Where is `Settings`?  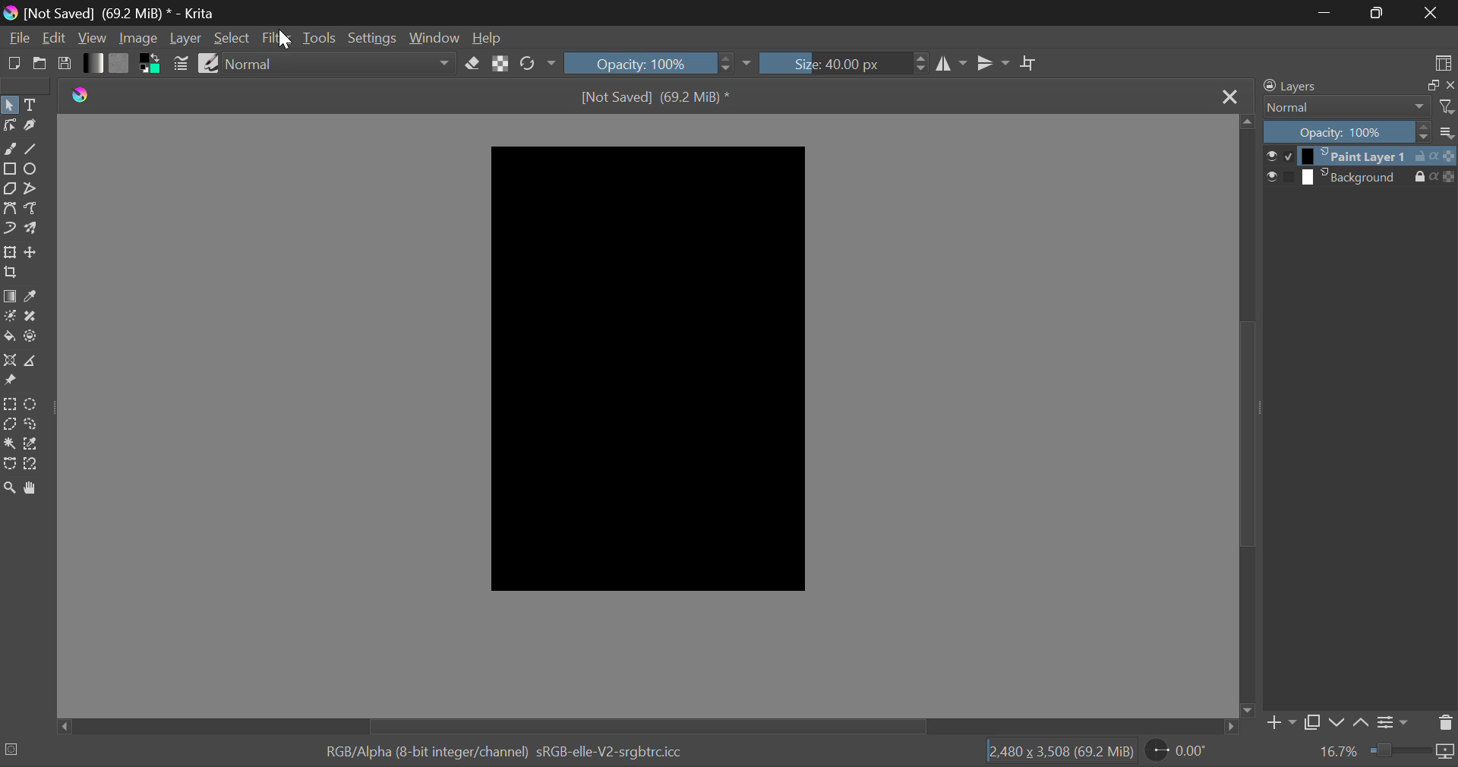
Settings is located at coordinates (374, 36).